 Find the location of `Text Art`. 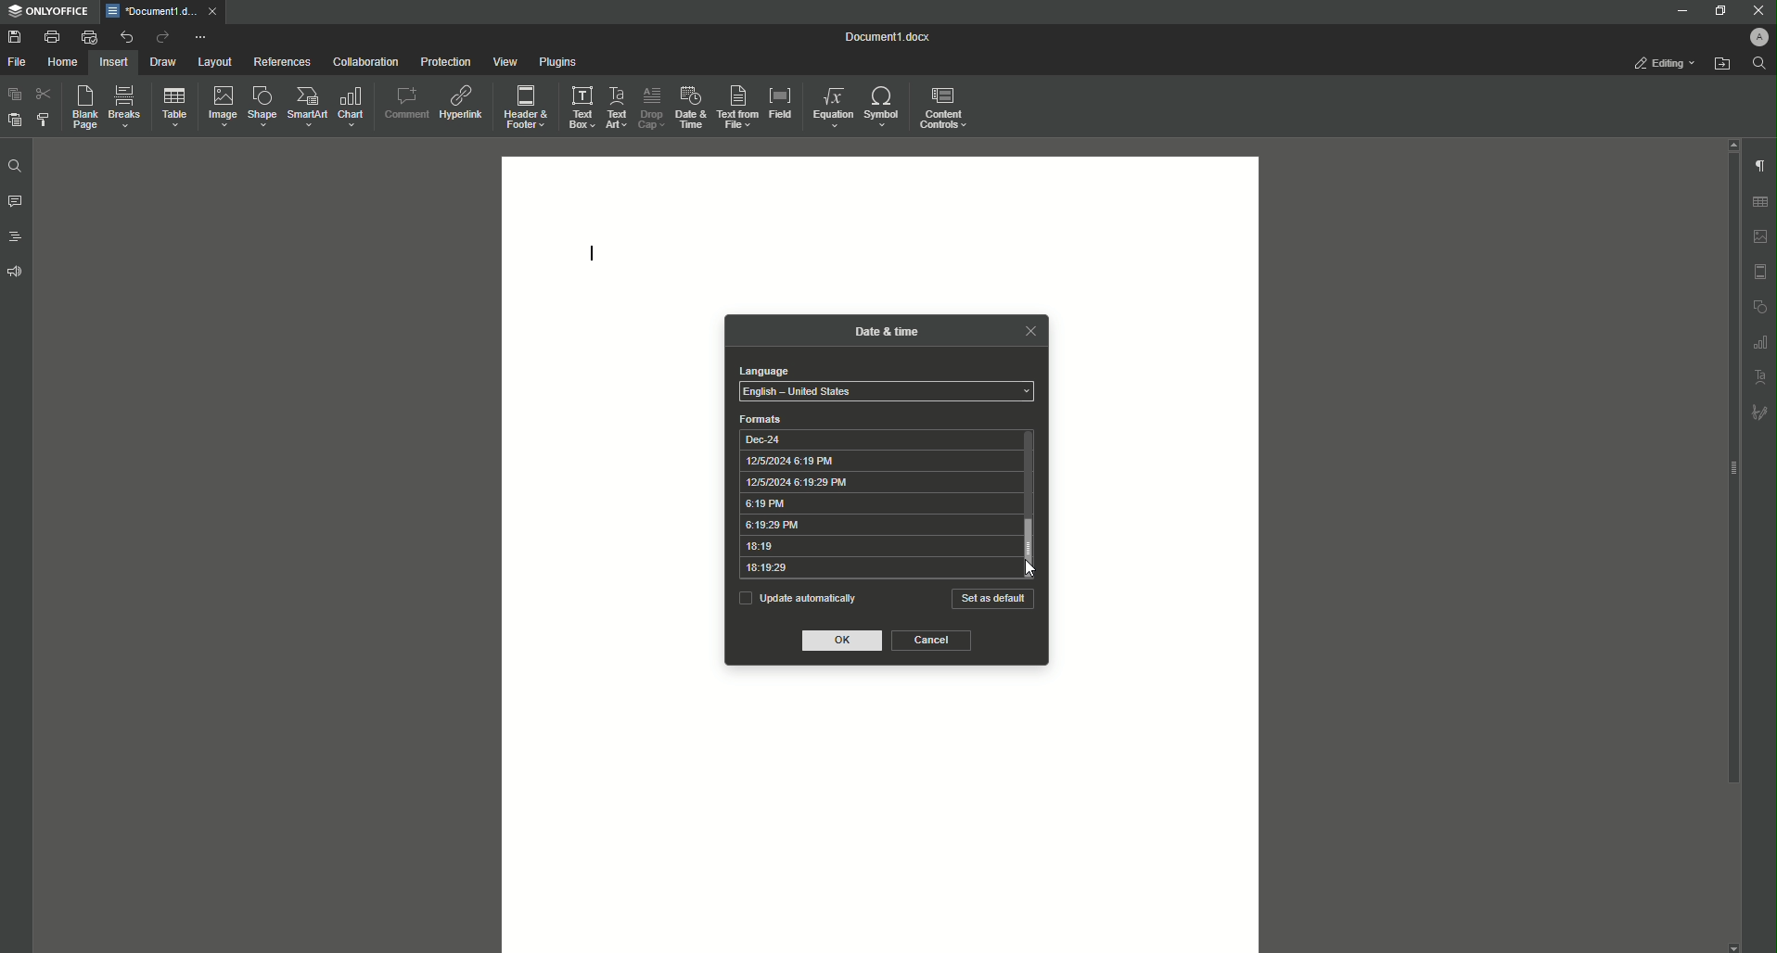

Text Art is located at coordinates (618, 105).